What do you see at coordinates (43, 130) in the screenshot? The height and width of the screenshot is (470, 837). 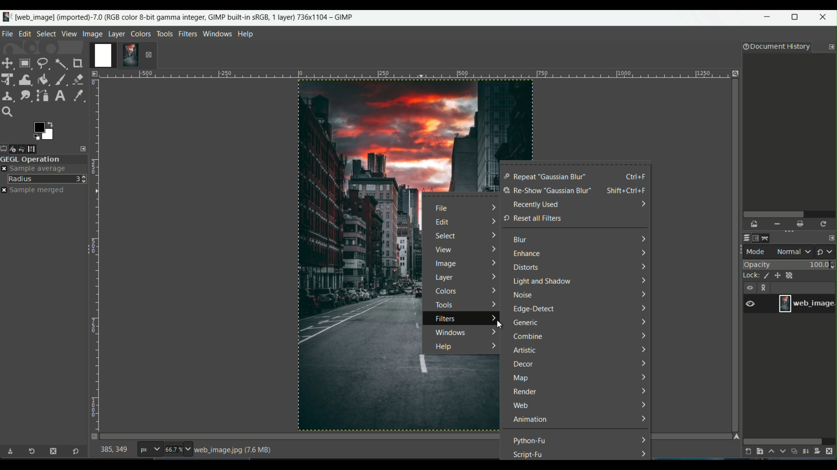 I see `change background color` at bounding box center [43, 130].